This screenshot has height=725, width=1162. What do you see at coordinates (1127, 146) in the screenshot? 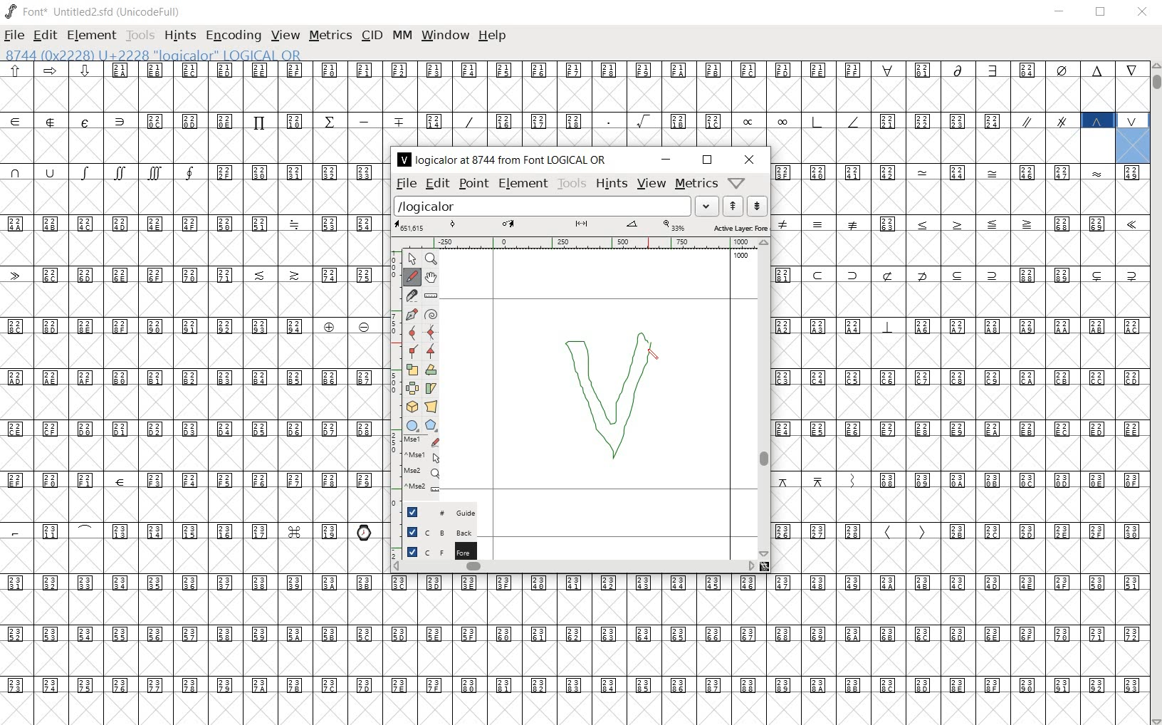
I see `8744 (0x2228) U+2228 "logicalor" LOGICAL OR` at bounding box center [1127, 146].